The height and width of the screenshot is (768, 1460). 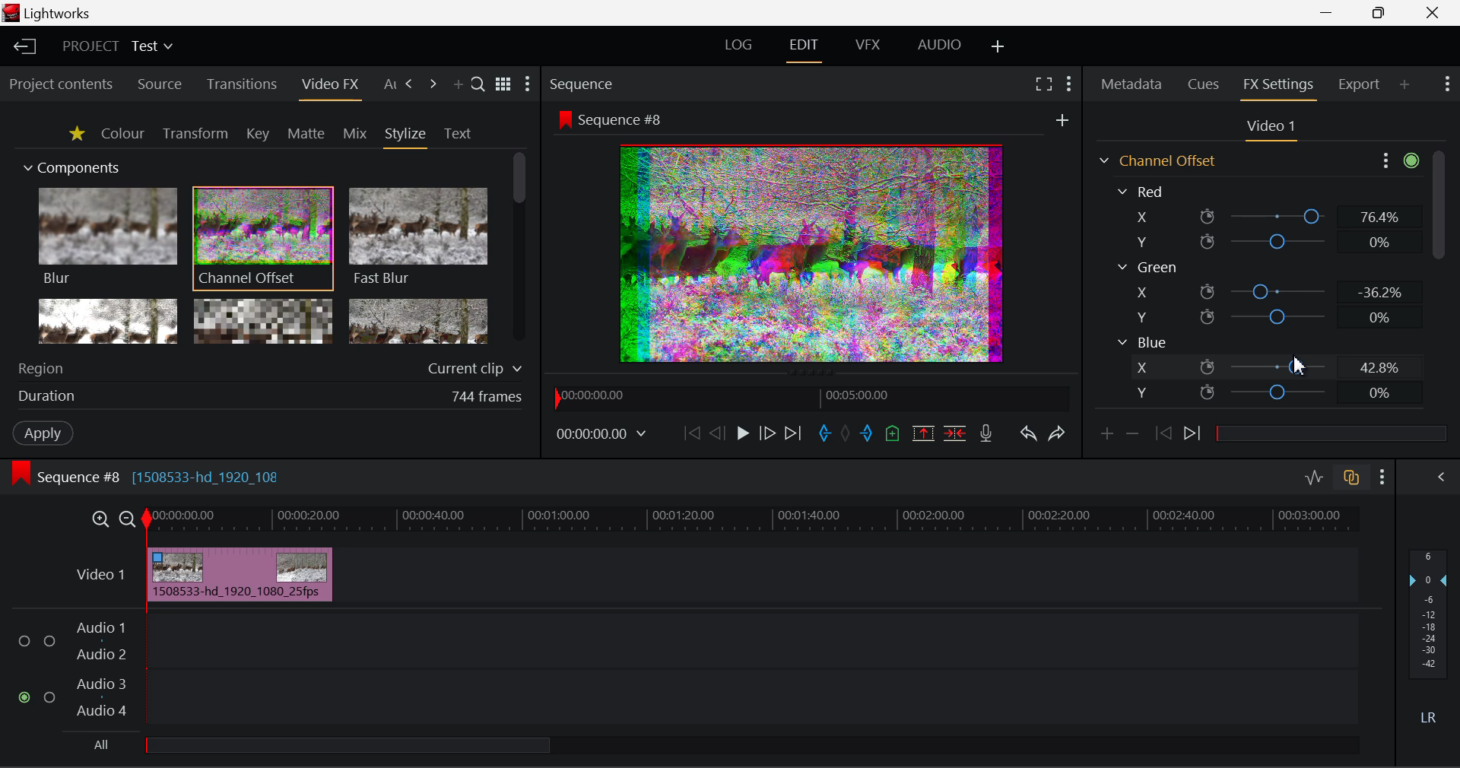 I want to click on Sequence Preview Section, so click(x=583, y=83).